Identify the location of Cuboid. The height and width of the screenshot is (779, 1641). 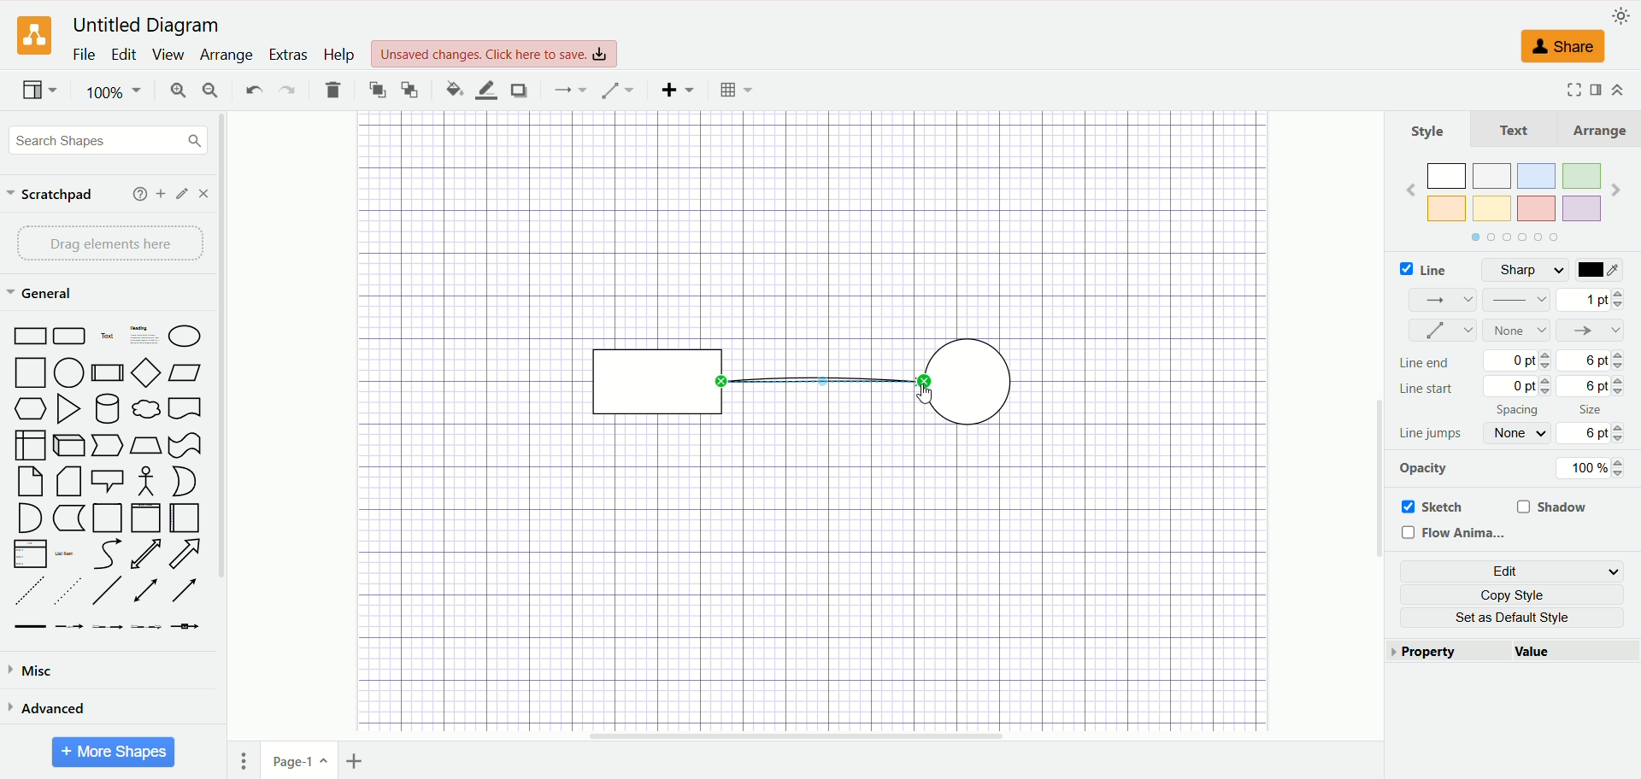
(71, 445).